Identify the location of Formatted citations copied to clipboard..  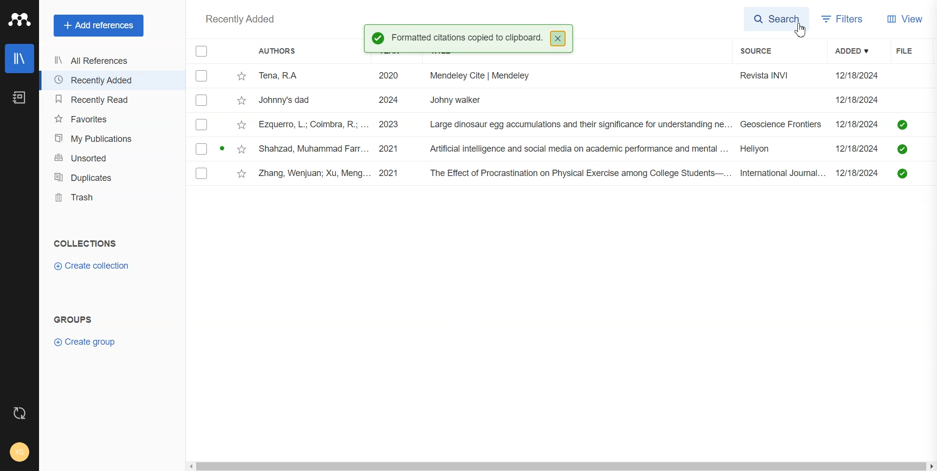
(468, 38).